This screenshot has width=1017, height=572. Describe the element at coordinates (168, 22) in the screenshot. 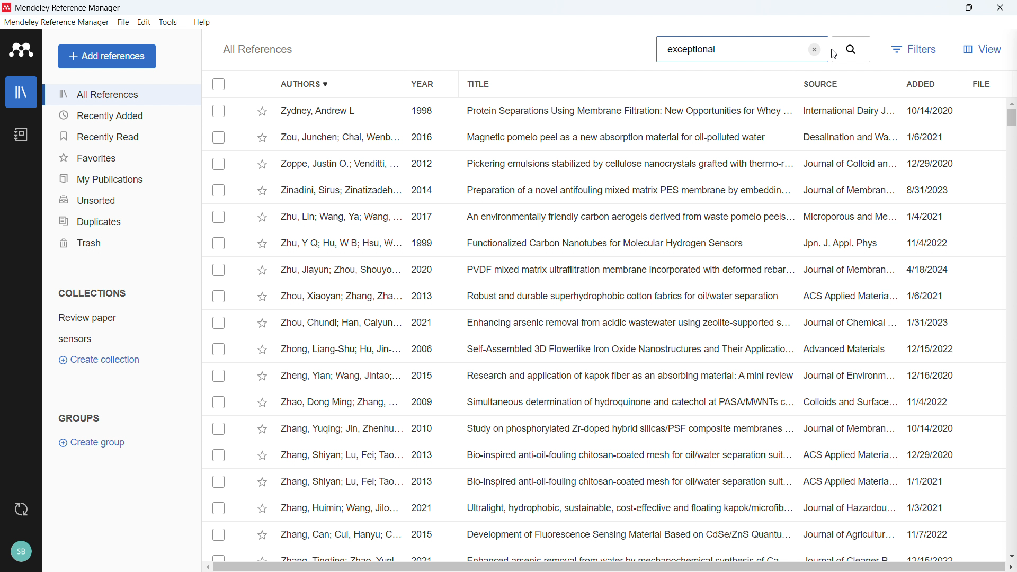

I see `tools` at that location.